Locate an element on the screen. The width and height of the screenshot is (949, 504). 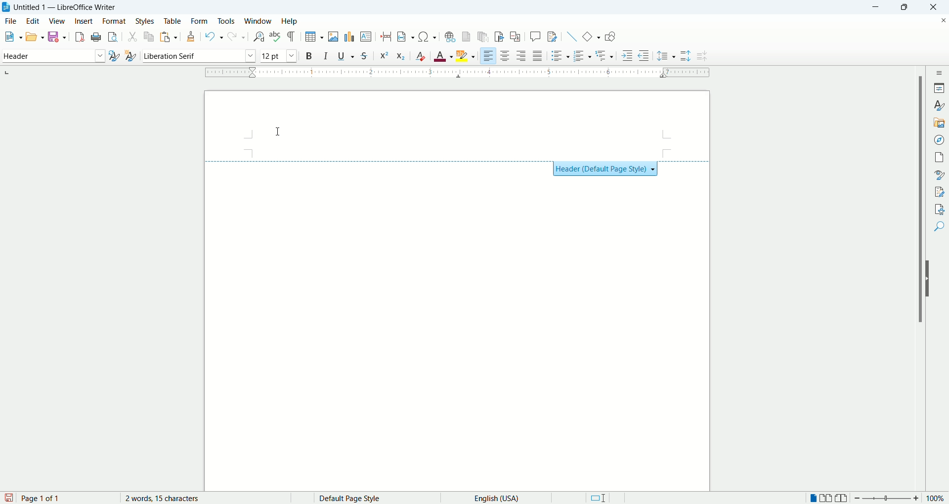
new style is located at coordinates (131, 57).